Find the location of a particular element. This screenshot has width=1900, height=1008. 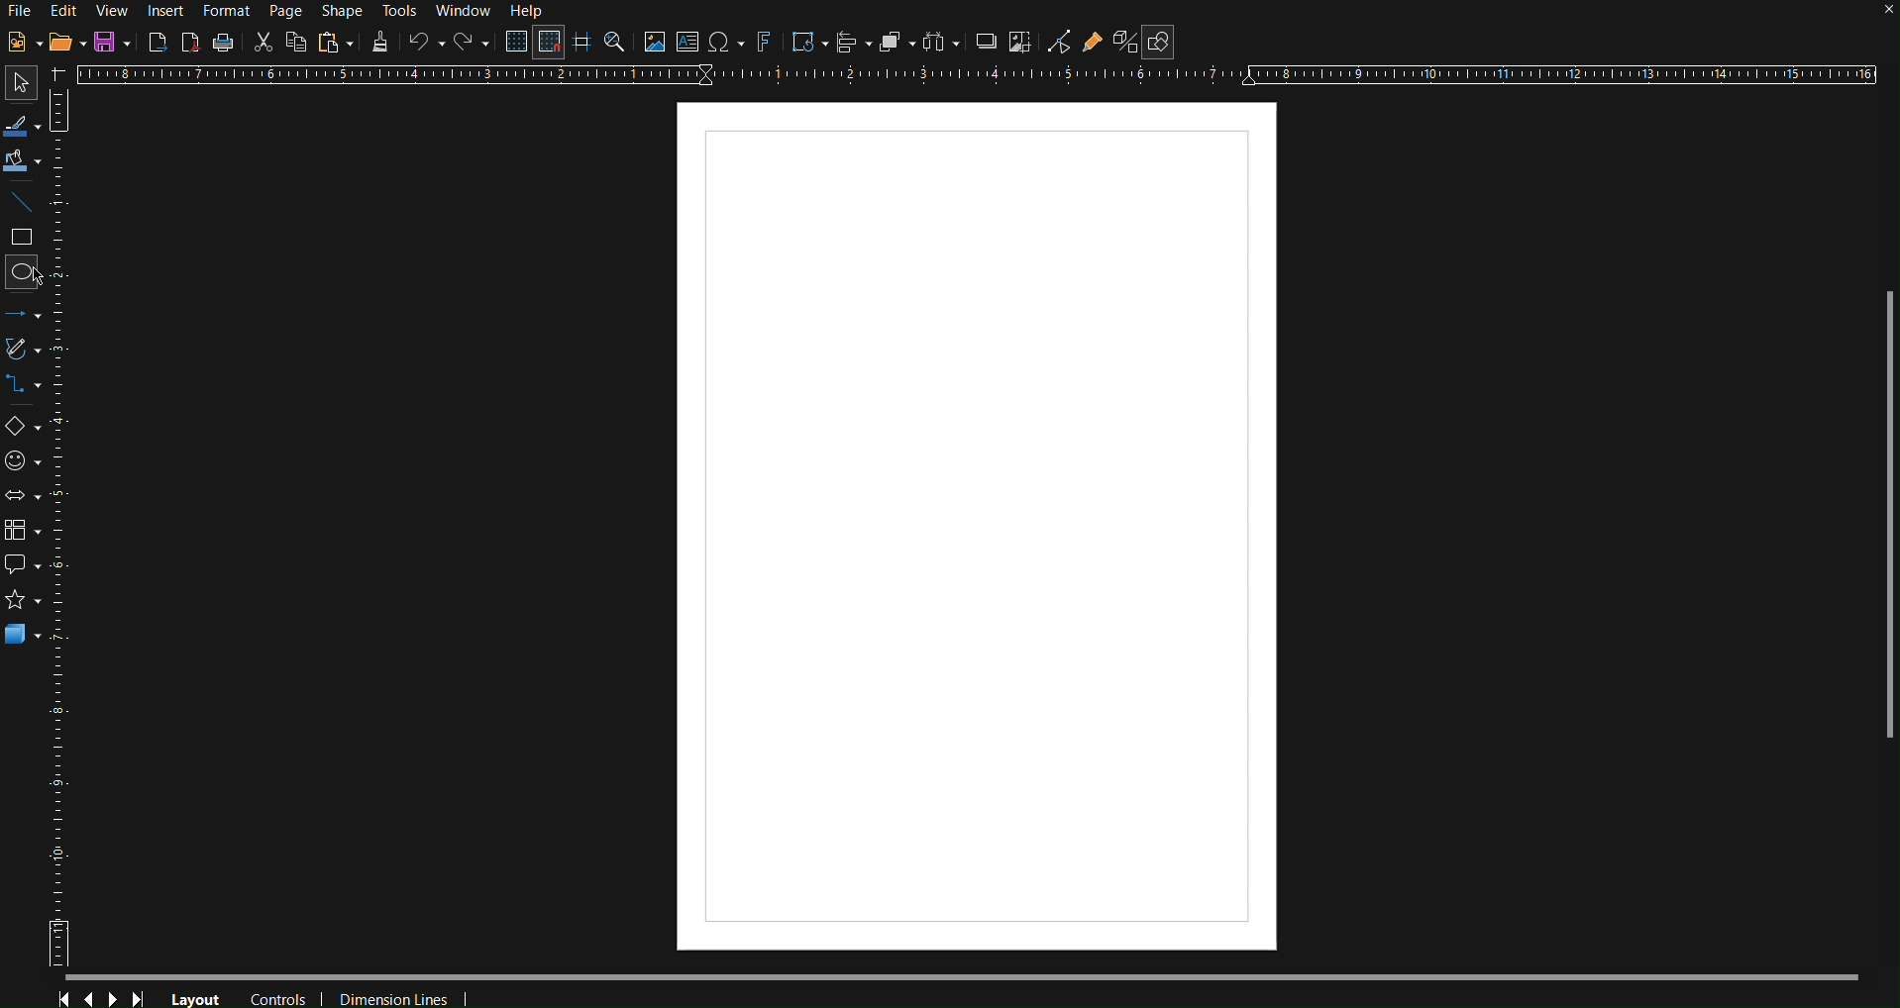

Insert Fontworks is located at coordinates (764, 44).